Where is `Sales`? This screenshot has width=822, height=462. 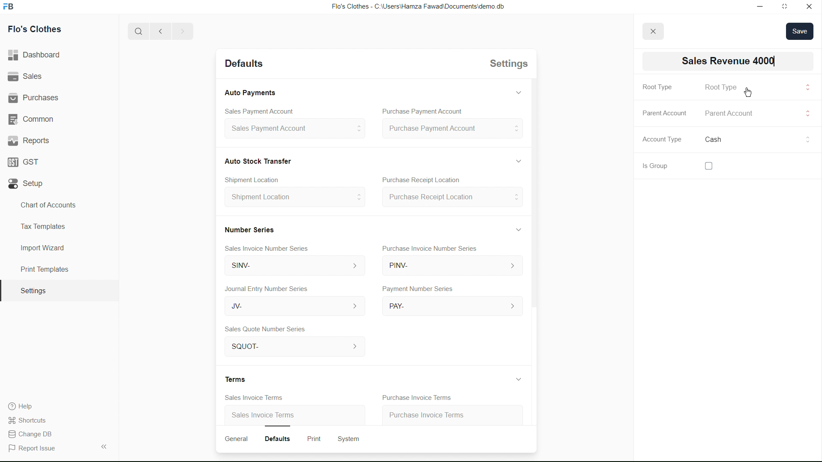 Sales is located at coordinates (27, 77).